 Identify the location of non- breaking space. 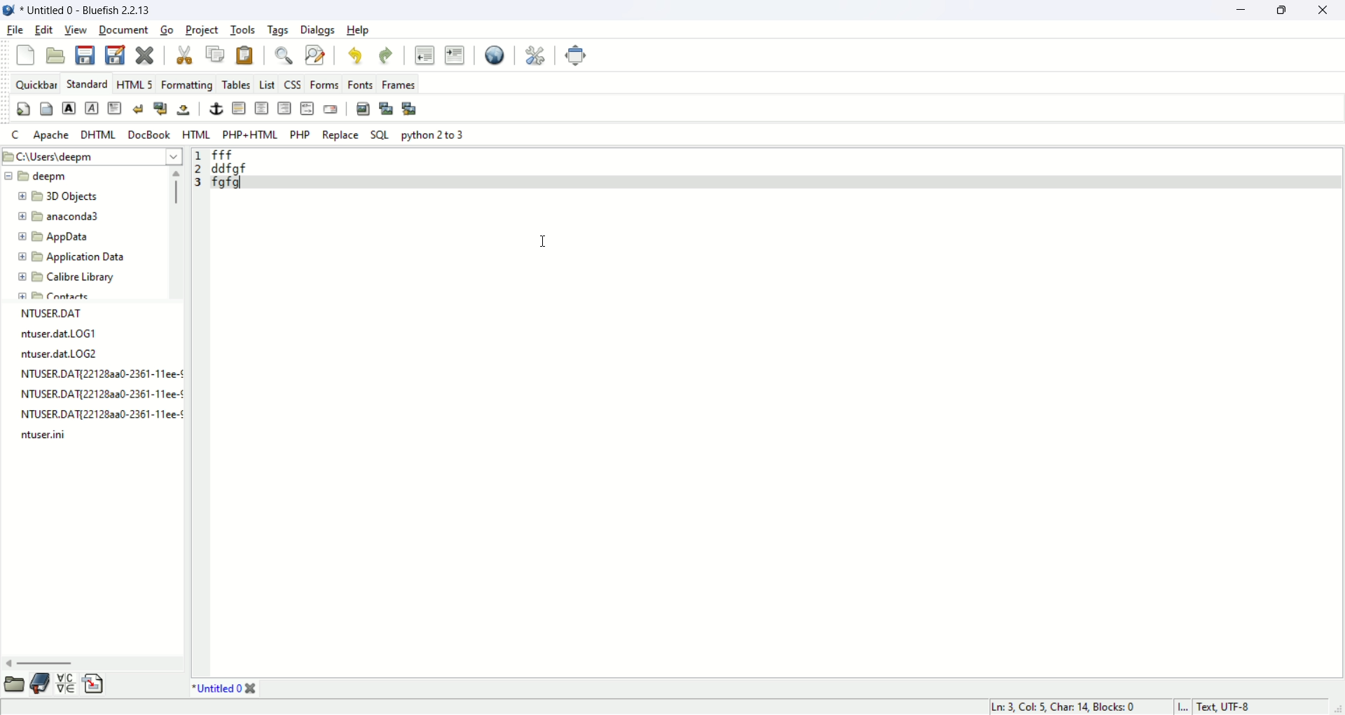
(184, 111).